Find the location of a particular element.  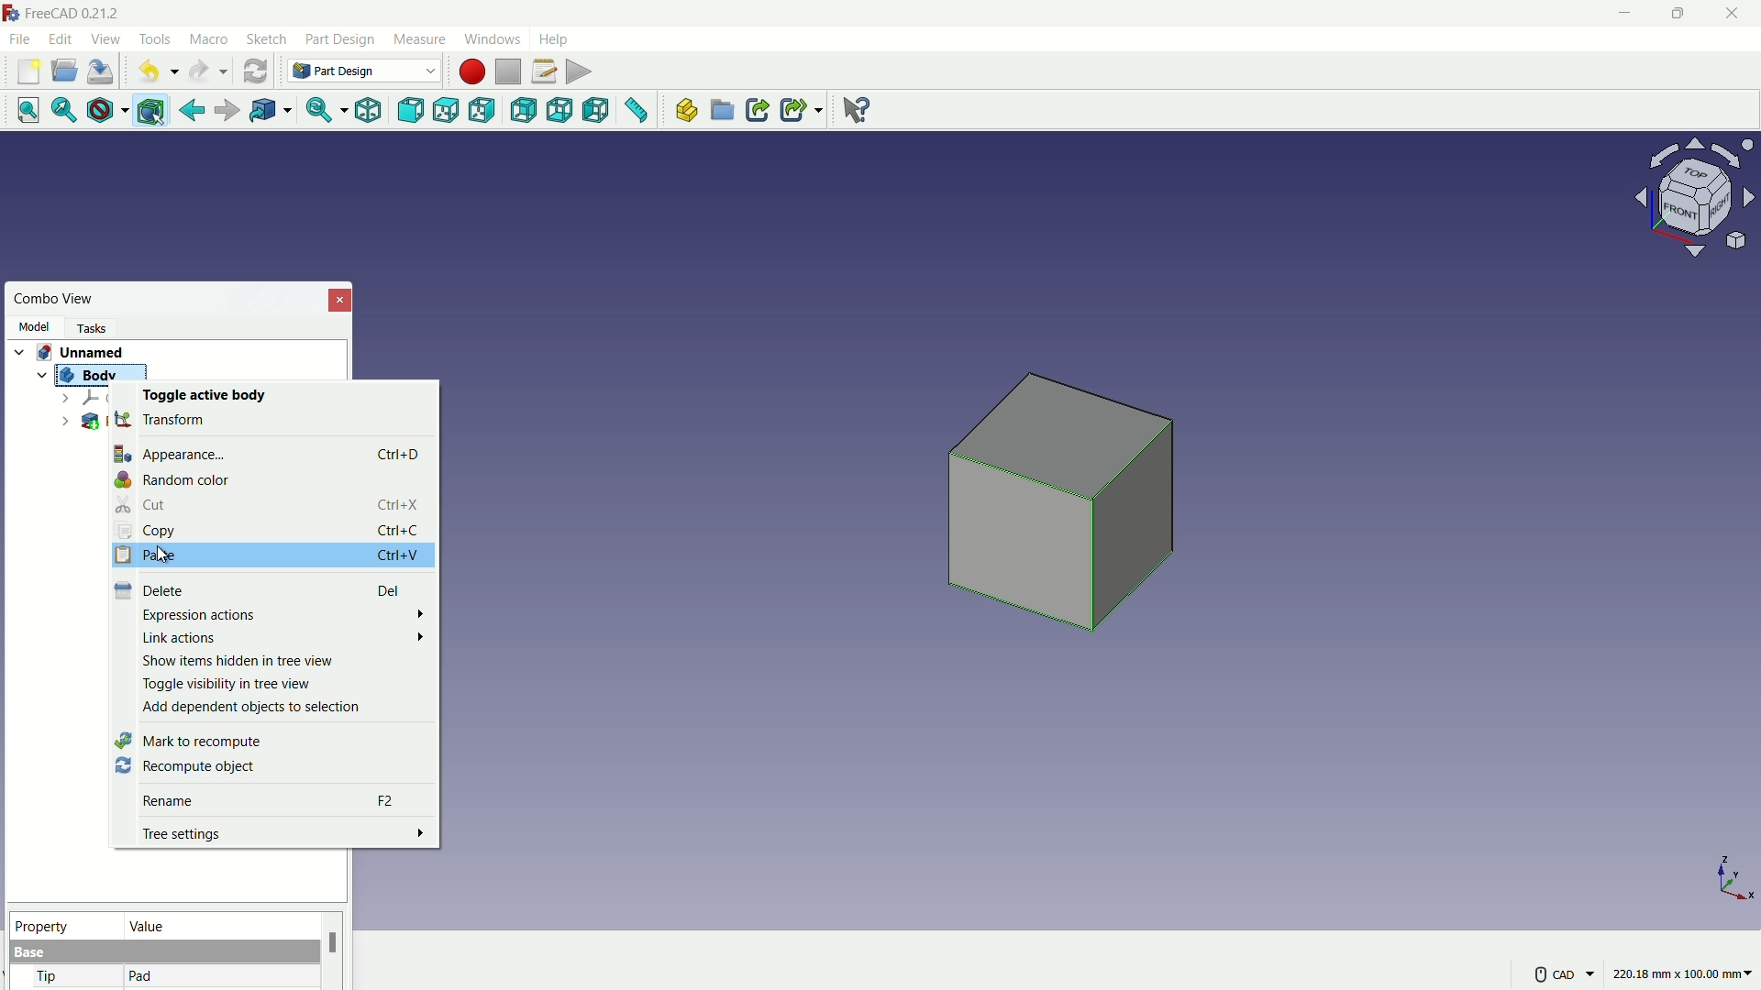

Show items hidden in tree view is located at coordinates (236, 662).